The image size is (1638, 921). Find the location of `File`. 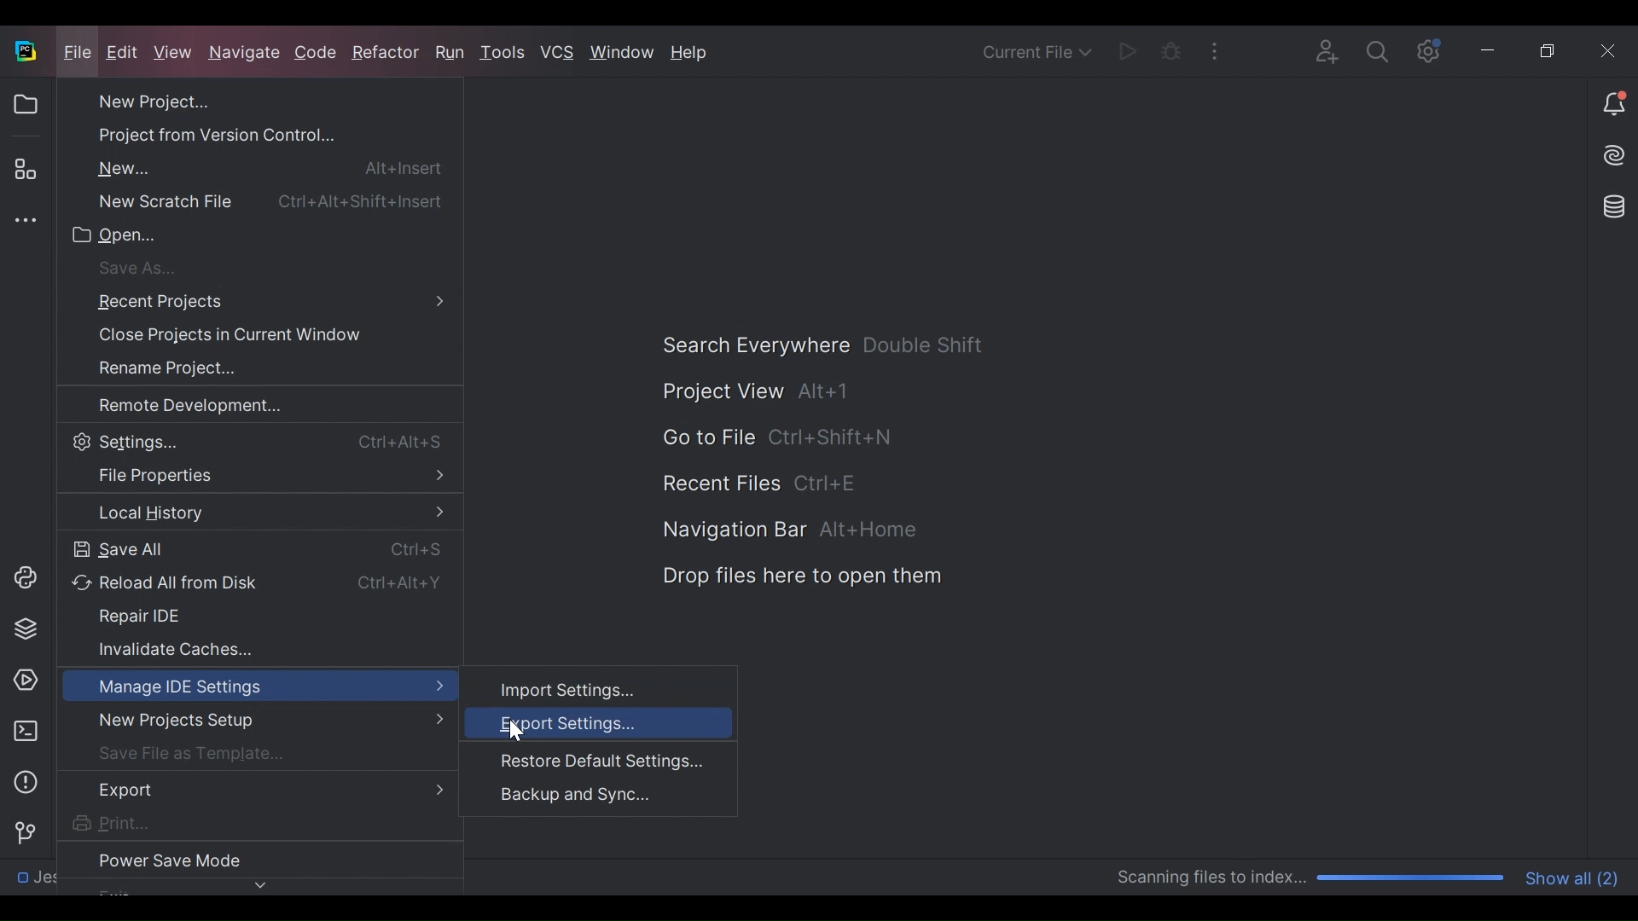

File is located at coordinates (78, 52).